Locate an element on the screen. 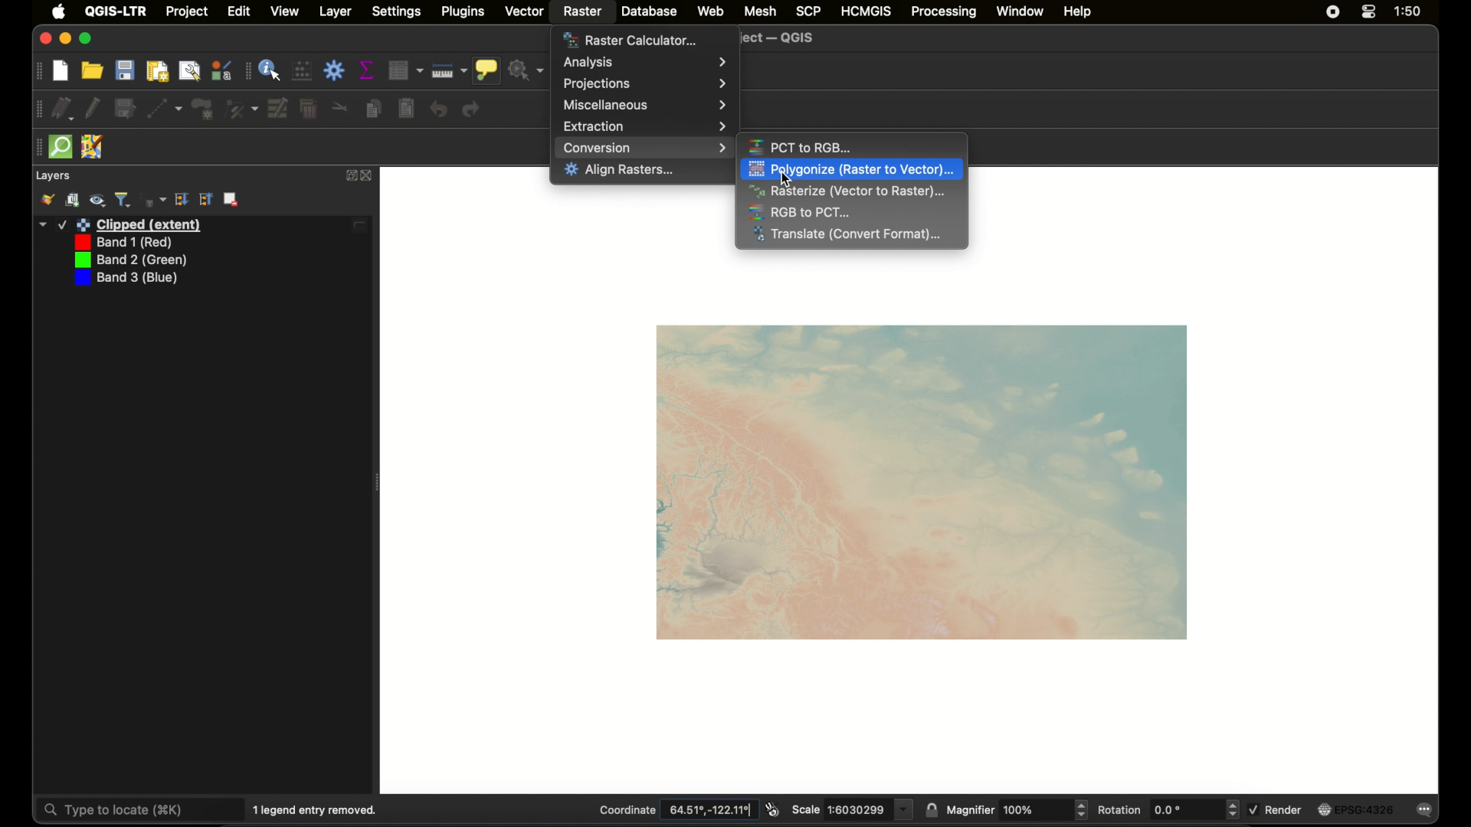  cut is located at coordinates (340, 106).